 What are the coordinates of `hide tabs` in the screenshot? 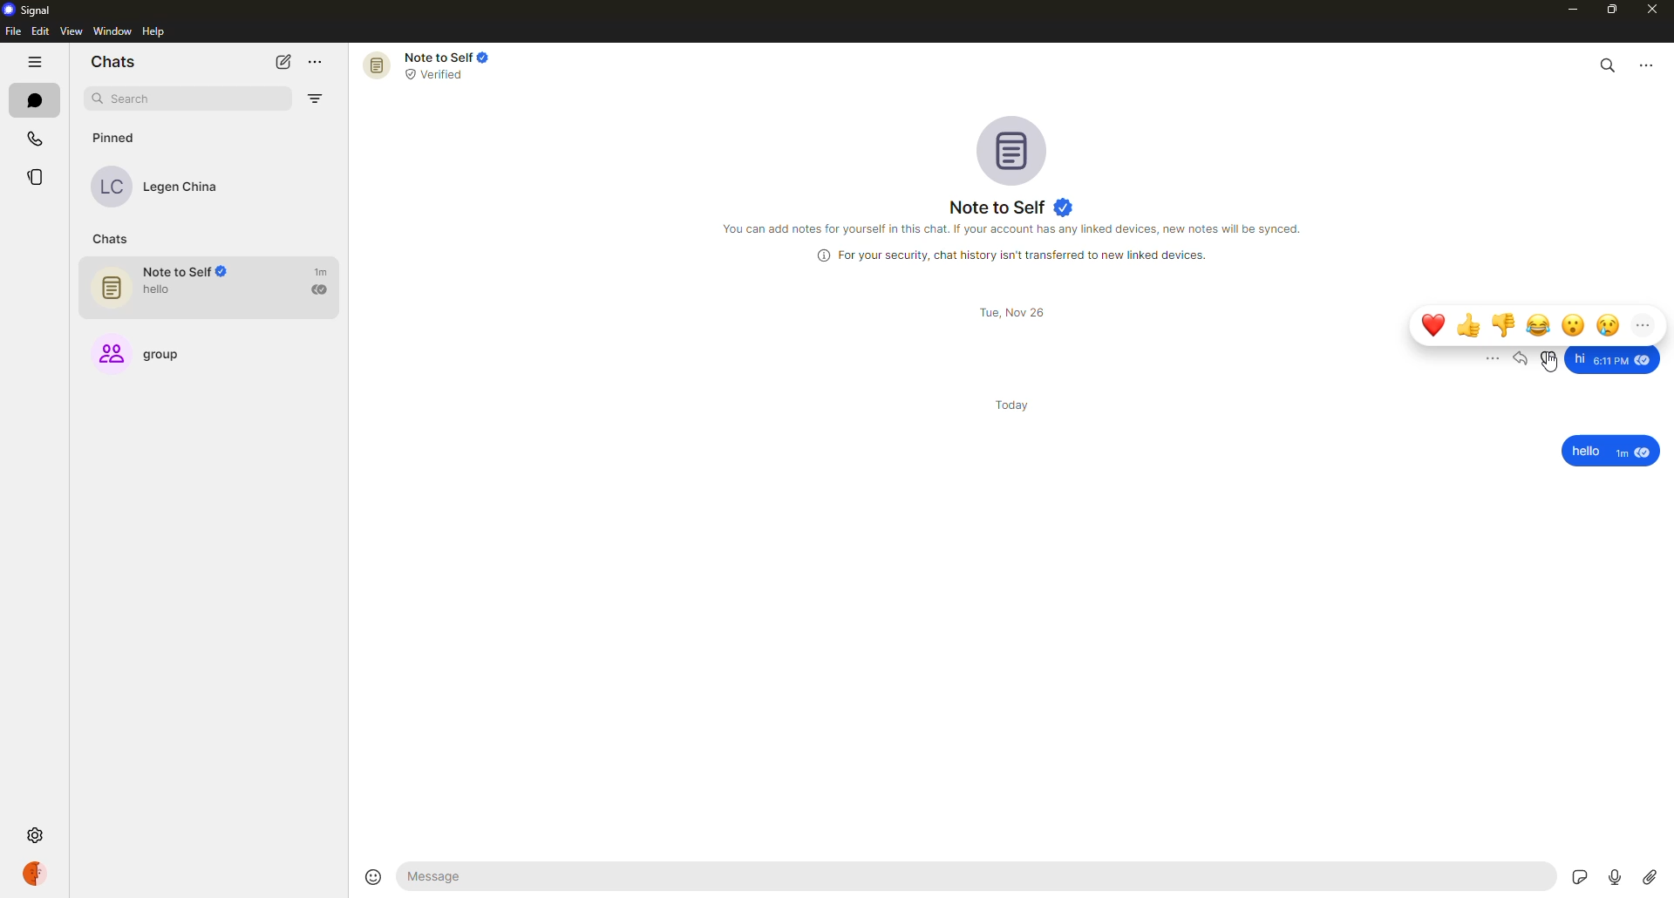 It's located at (35, 63).